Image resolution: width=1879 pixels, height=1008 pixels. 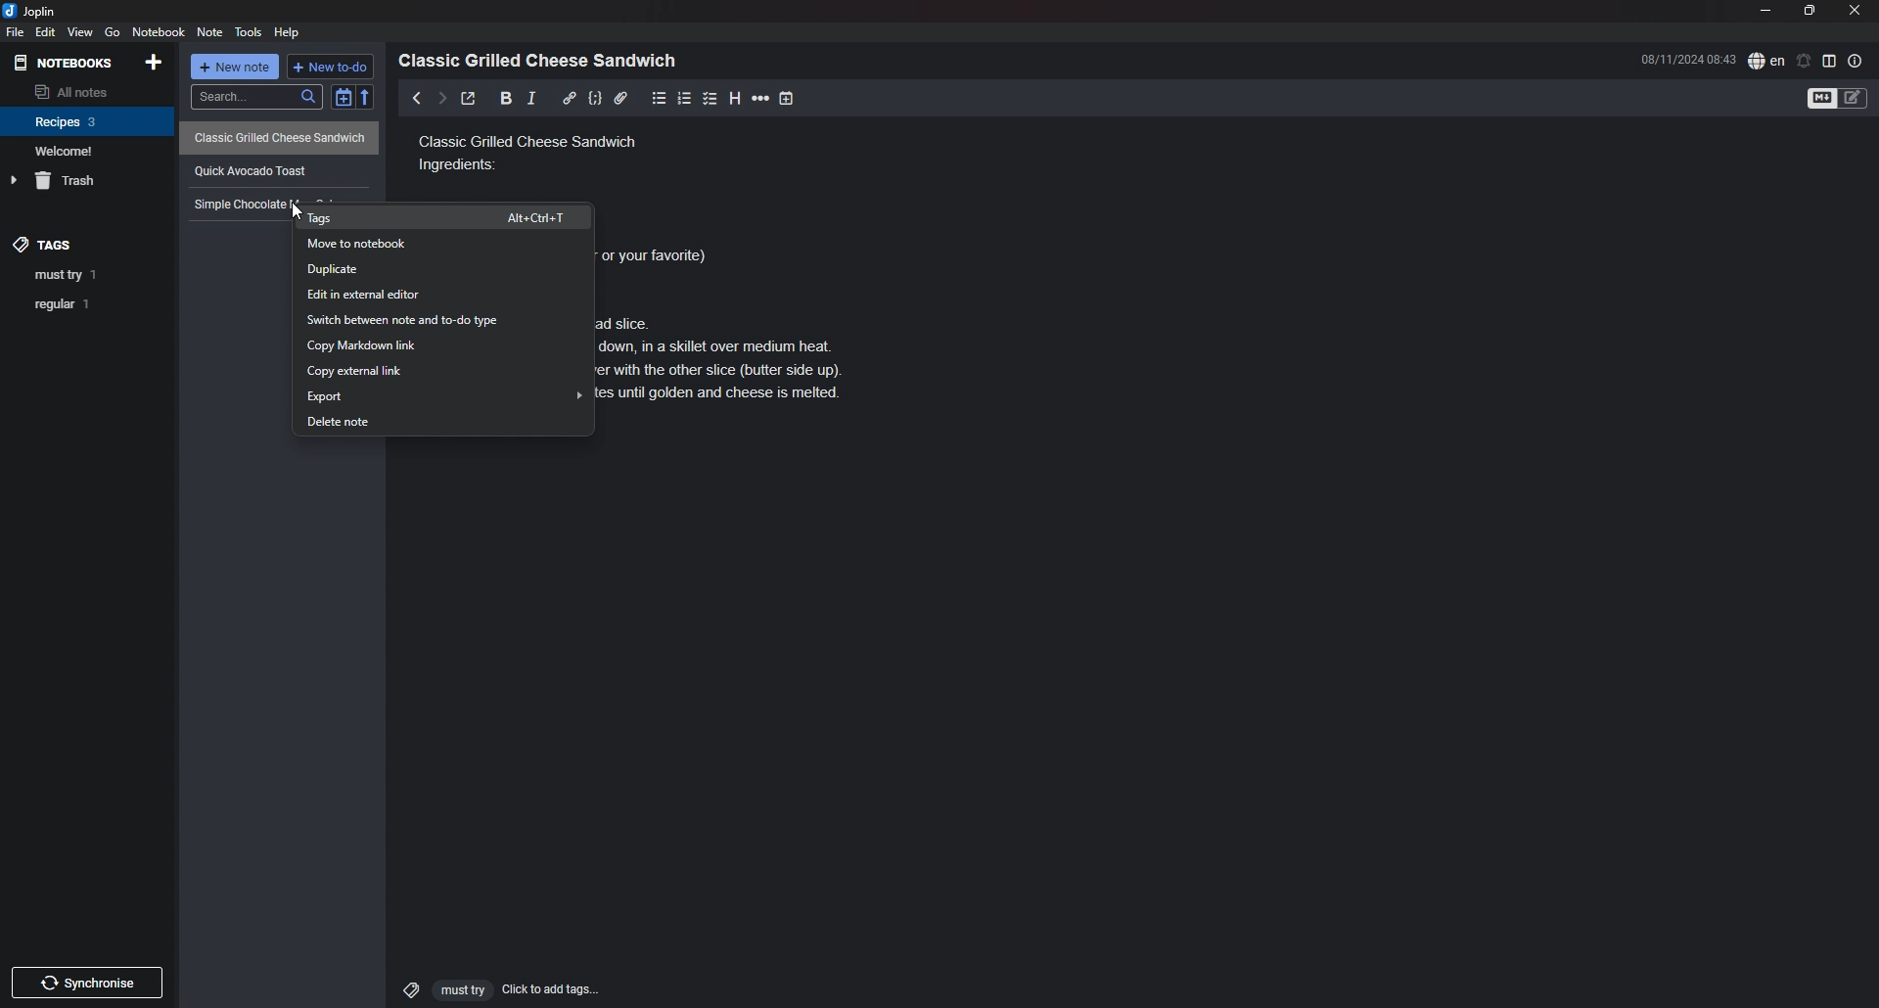 What do you see at coordinates (289, 31) in the screenshot?
I see `Help` at bounding box center [289, 31].